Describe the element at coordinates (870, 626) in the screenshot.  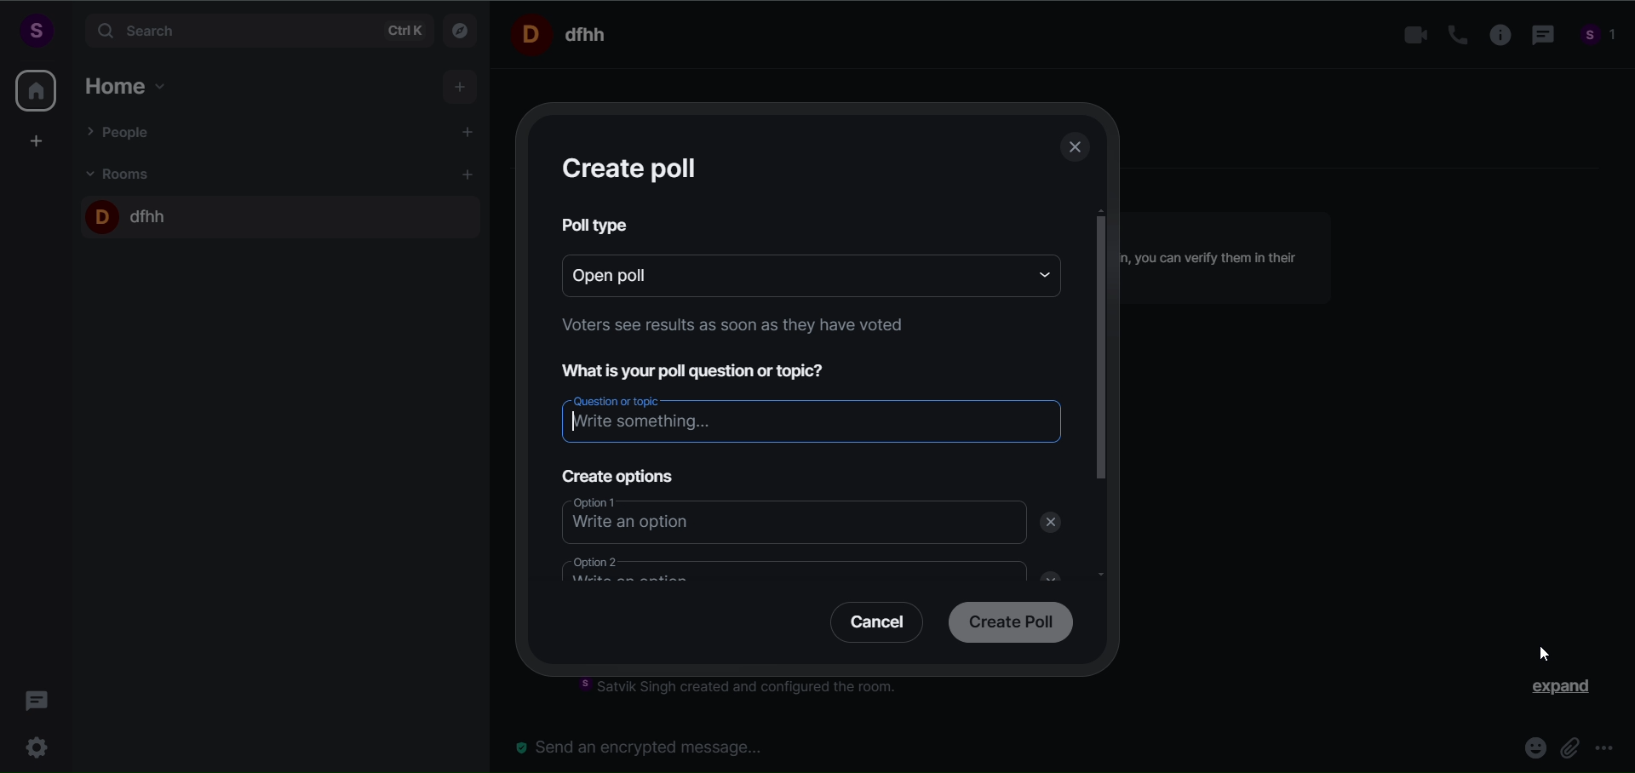
I see `cancel` at that location.